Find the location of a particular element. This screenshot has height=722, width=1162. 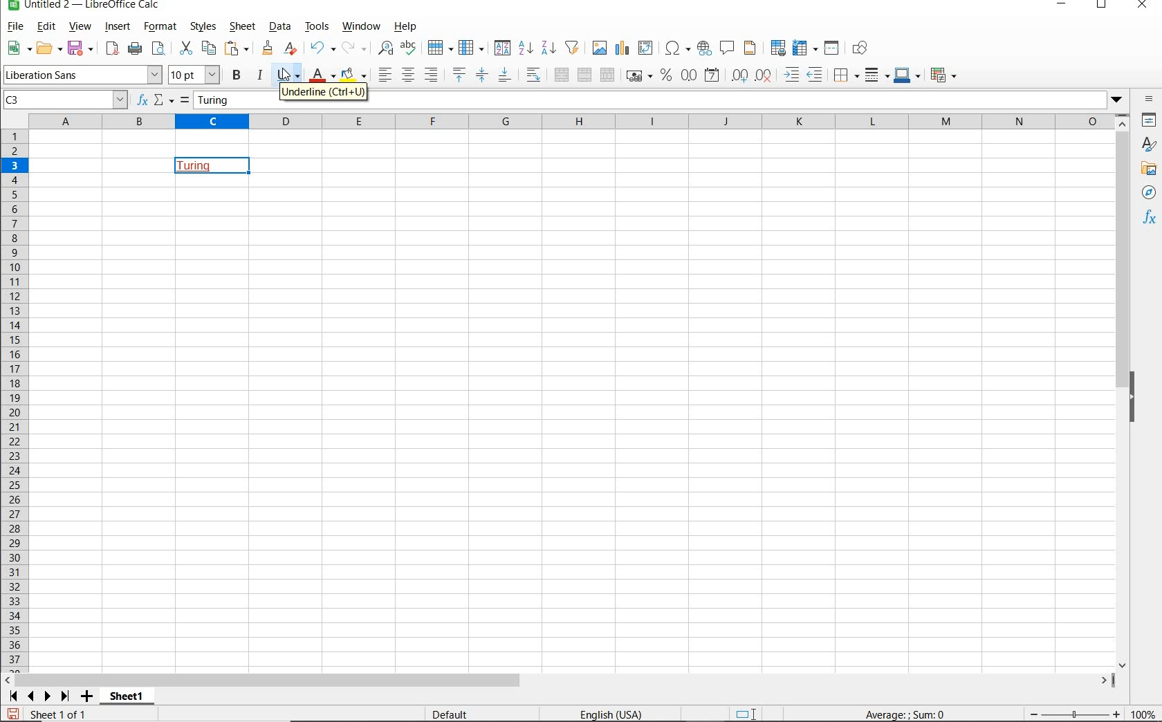

COPY is located at coordinates (210, 48).